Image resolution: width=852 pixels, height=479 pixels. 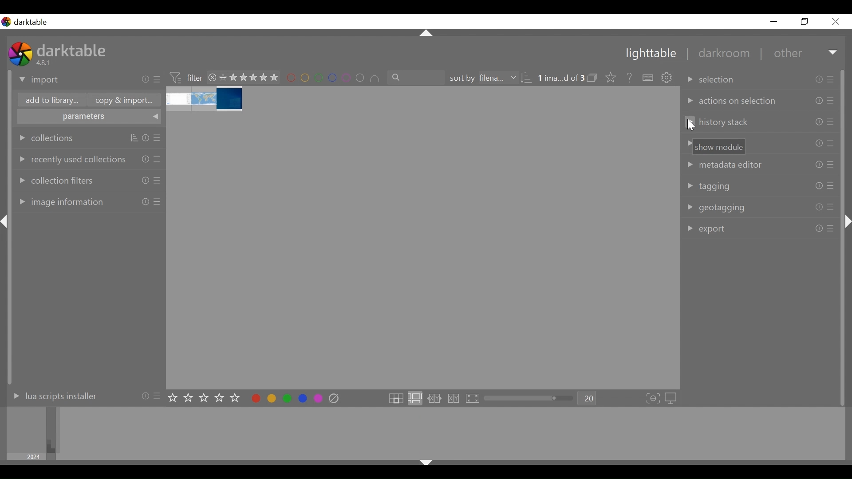 What do you see at coordinates (818, 122) in the screenshot?
I see `info` at bounding box center [818, 122].